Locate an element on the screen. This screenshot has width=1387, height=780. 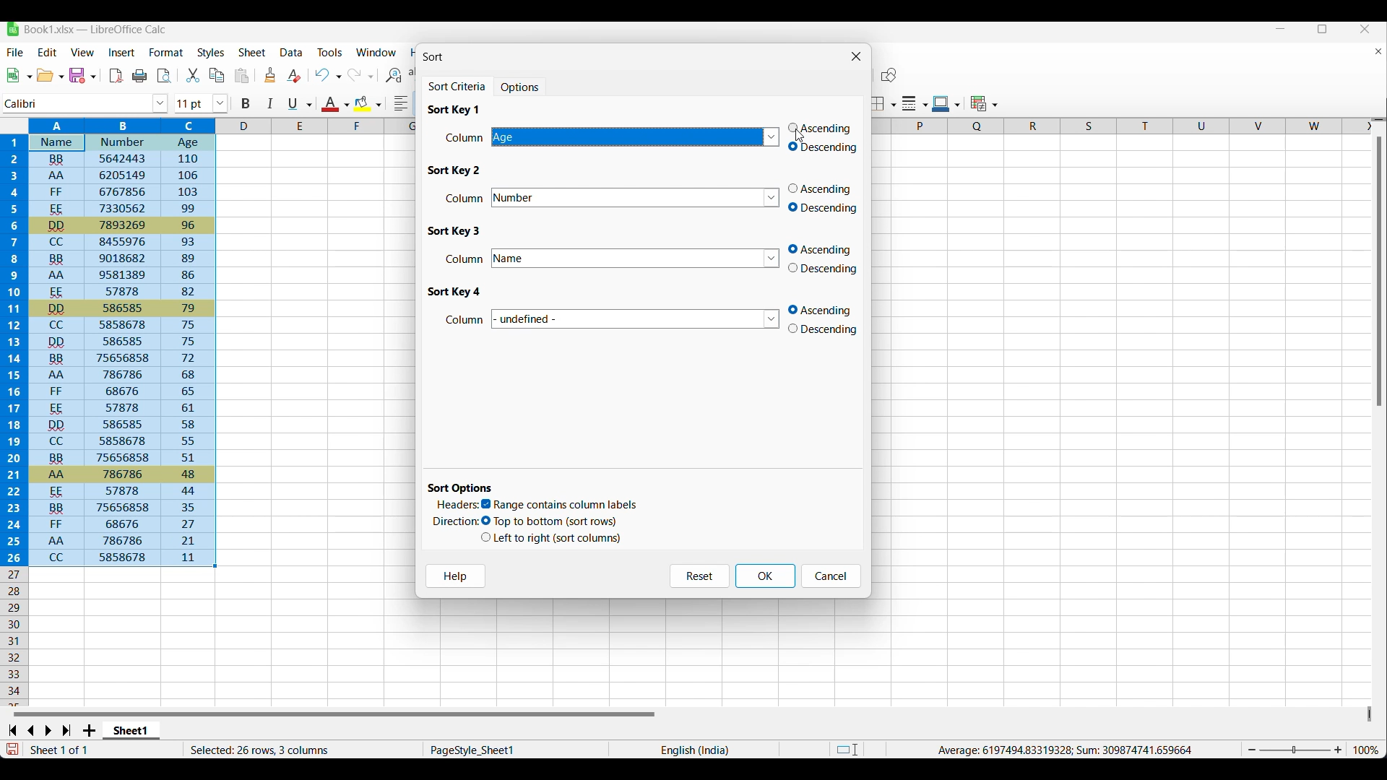
Current page style is located at coordinates (514, 750).